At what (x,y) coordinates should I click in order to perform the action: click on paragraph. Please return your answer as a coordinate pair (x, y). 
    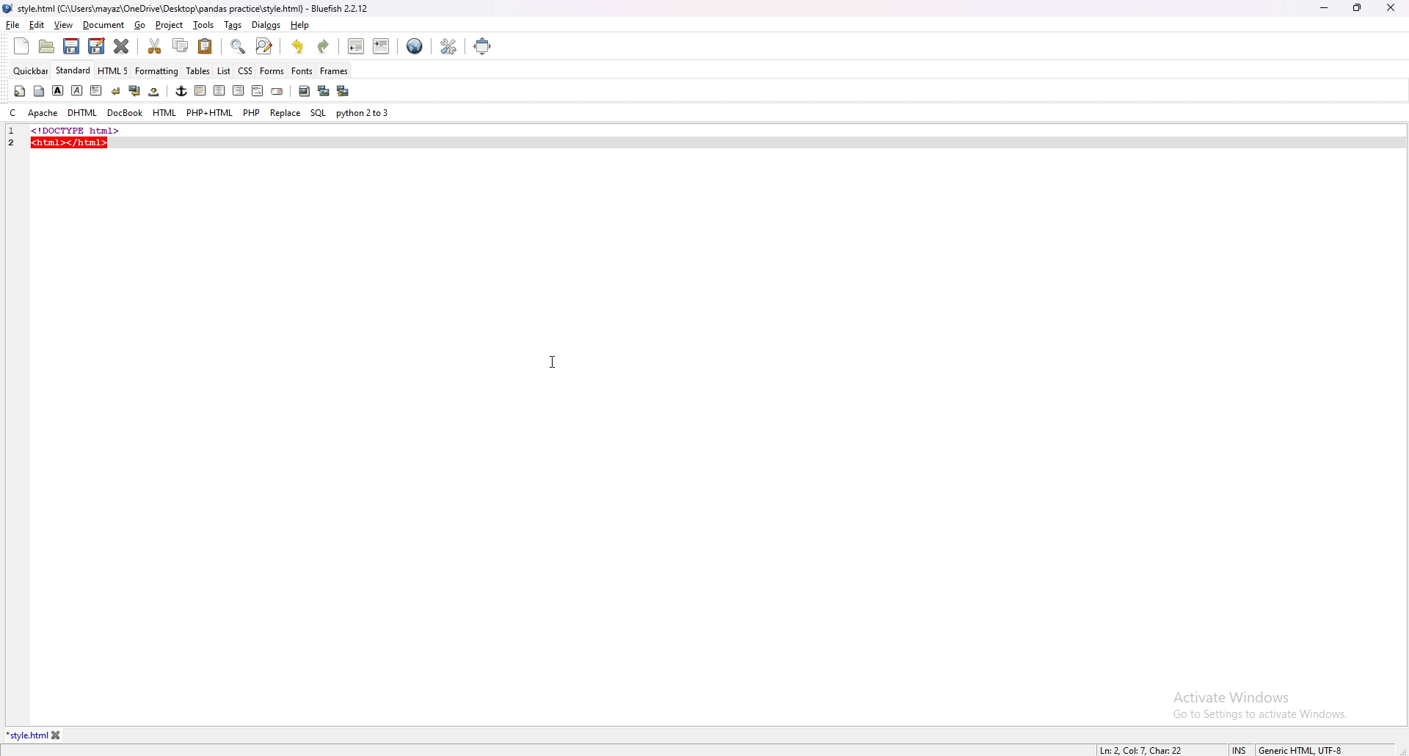
    Looking at the image, I should click on (95, 90).